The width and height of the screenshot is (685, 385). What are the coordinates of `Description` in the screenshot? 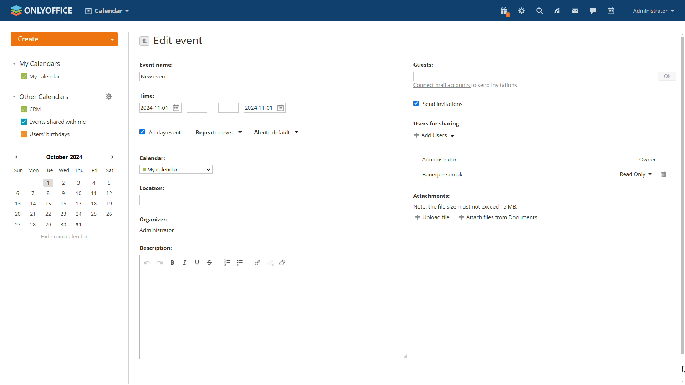 It's located at (155, 249).